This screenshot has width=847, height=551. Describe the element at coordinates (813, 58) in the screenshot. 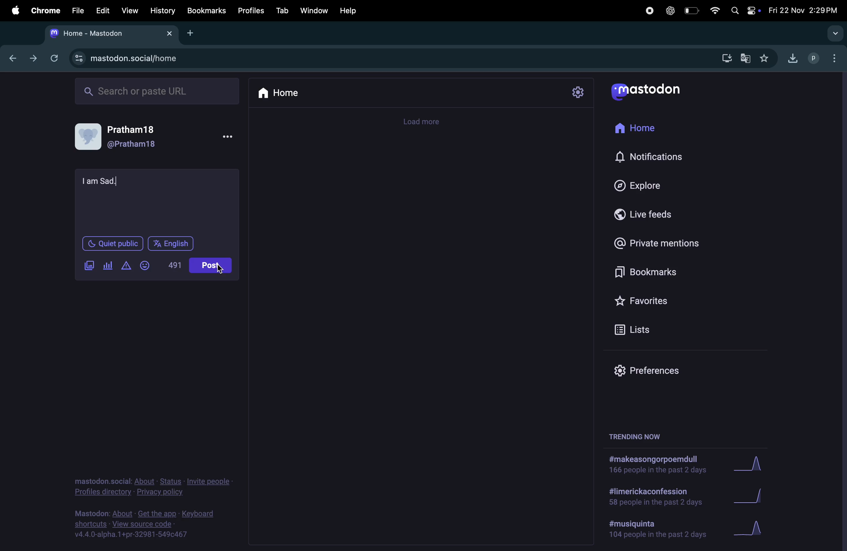

I see `profiles` at that location.